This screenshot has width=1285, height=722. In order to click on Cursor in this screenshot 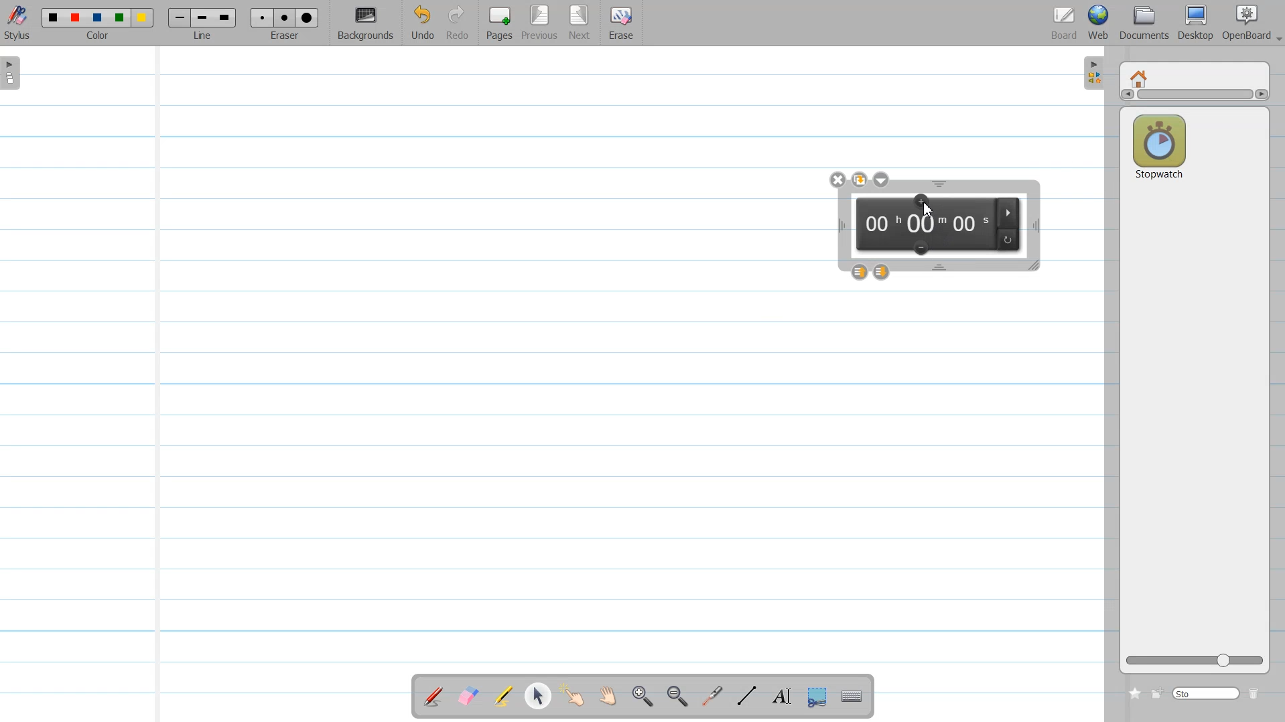, I will do `click(929, 209)`.